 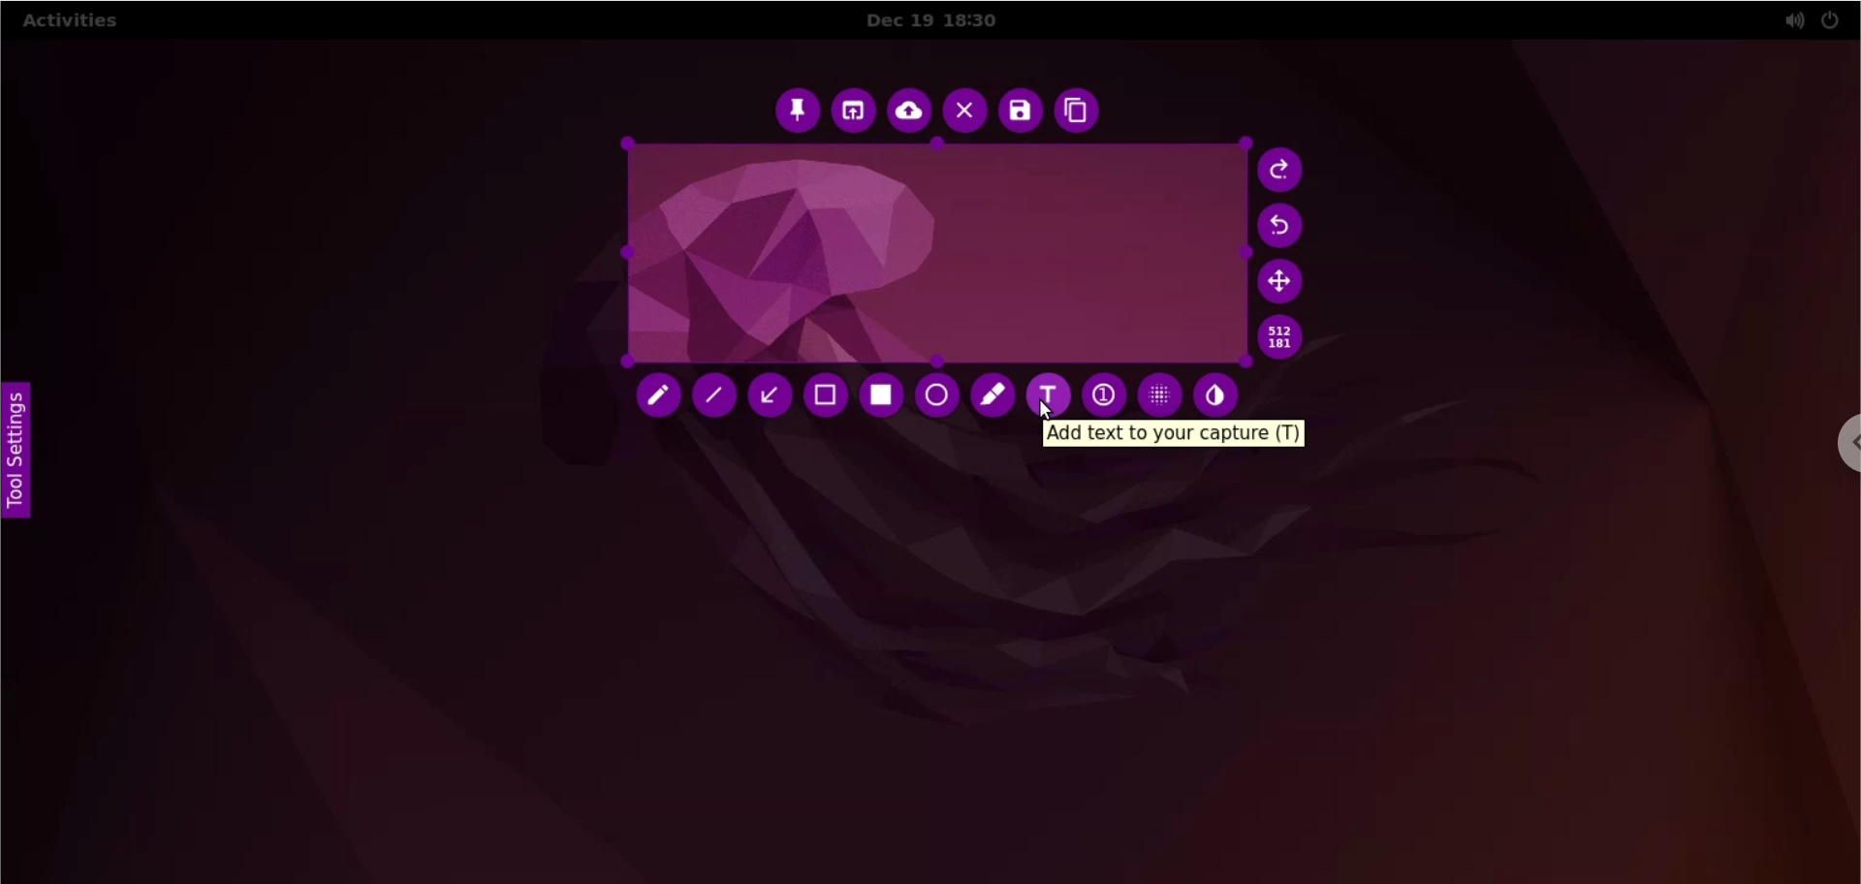 What do you see at coordinates (1287, 225) in the screenshot?
I see `undo` at bounding box center [1287, 225].